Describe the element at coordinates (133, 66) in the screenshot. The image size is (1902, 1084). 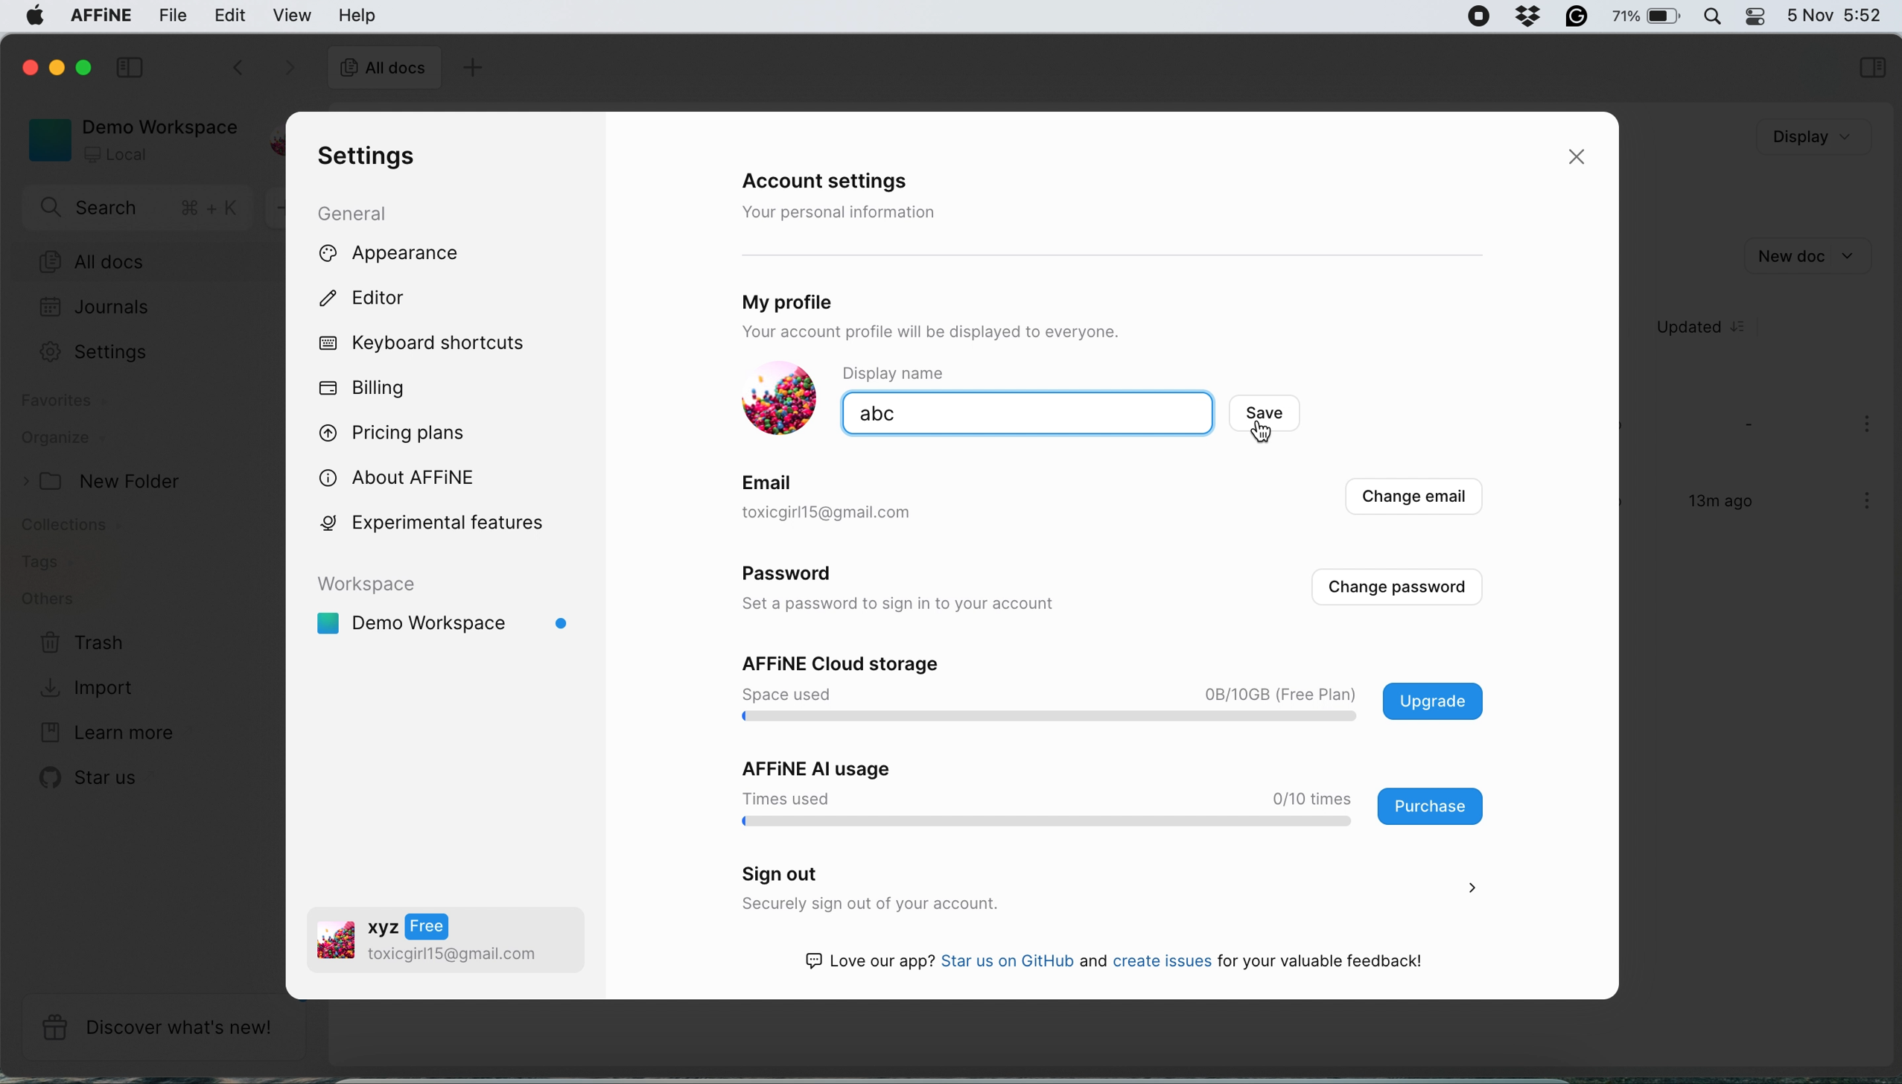
I see `collapse sidebar` at that location.